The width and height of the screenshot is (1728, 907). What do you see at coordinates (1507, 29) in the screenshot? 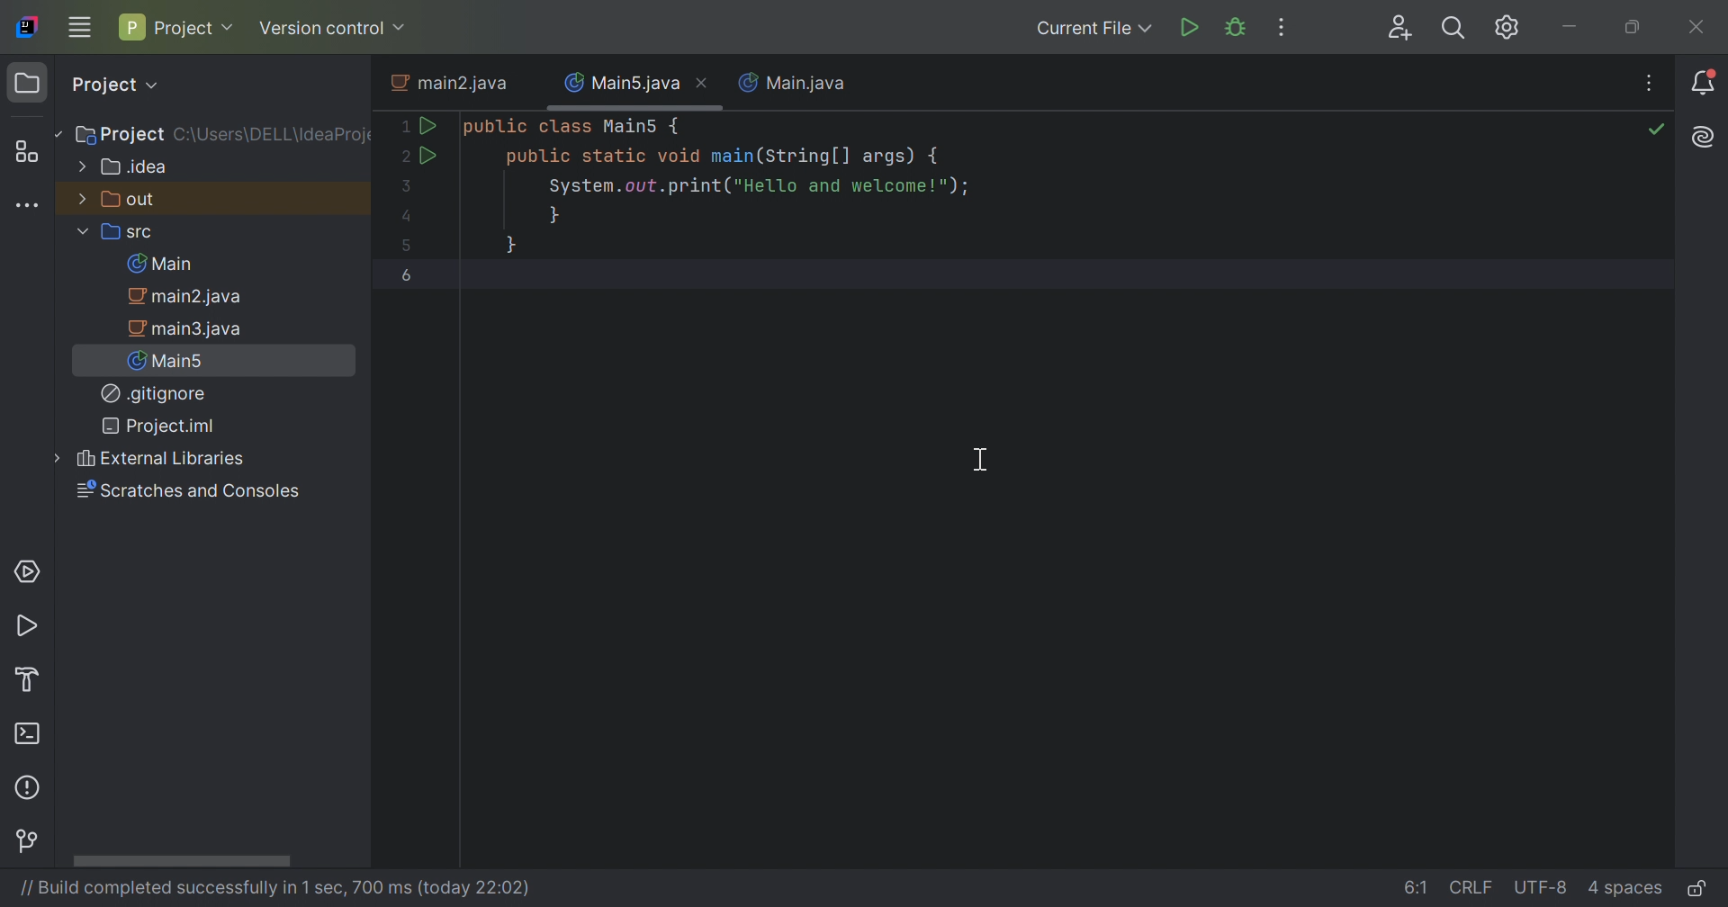
I see `Updates available. IDE and Project settings.` at bounding box center [1507, 29].